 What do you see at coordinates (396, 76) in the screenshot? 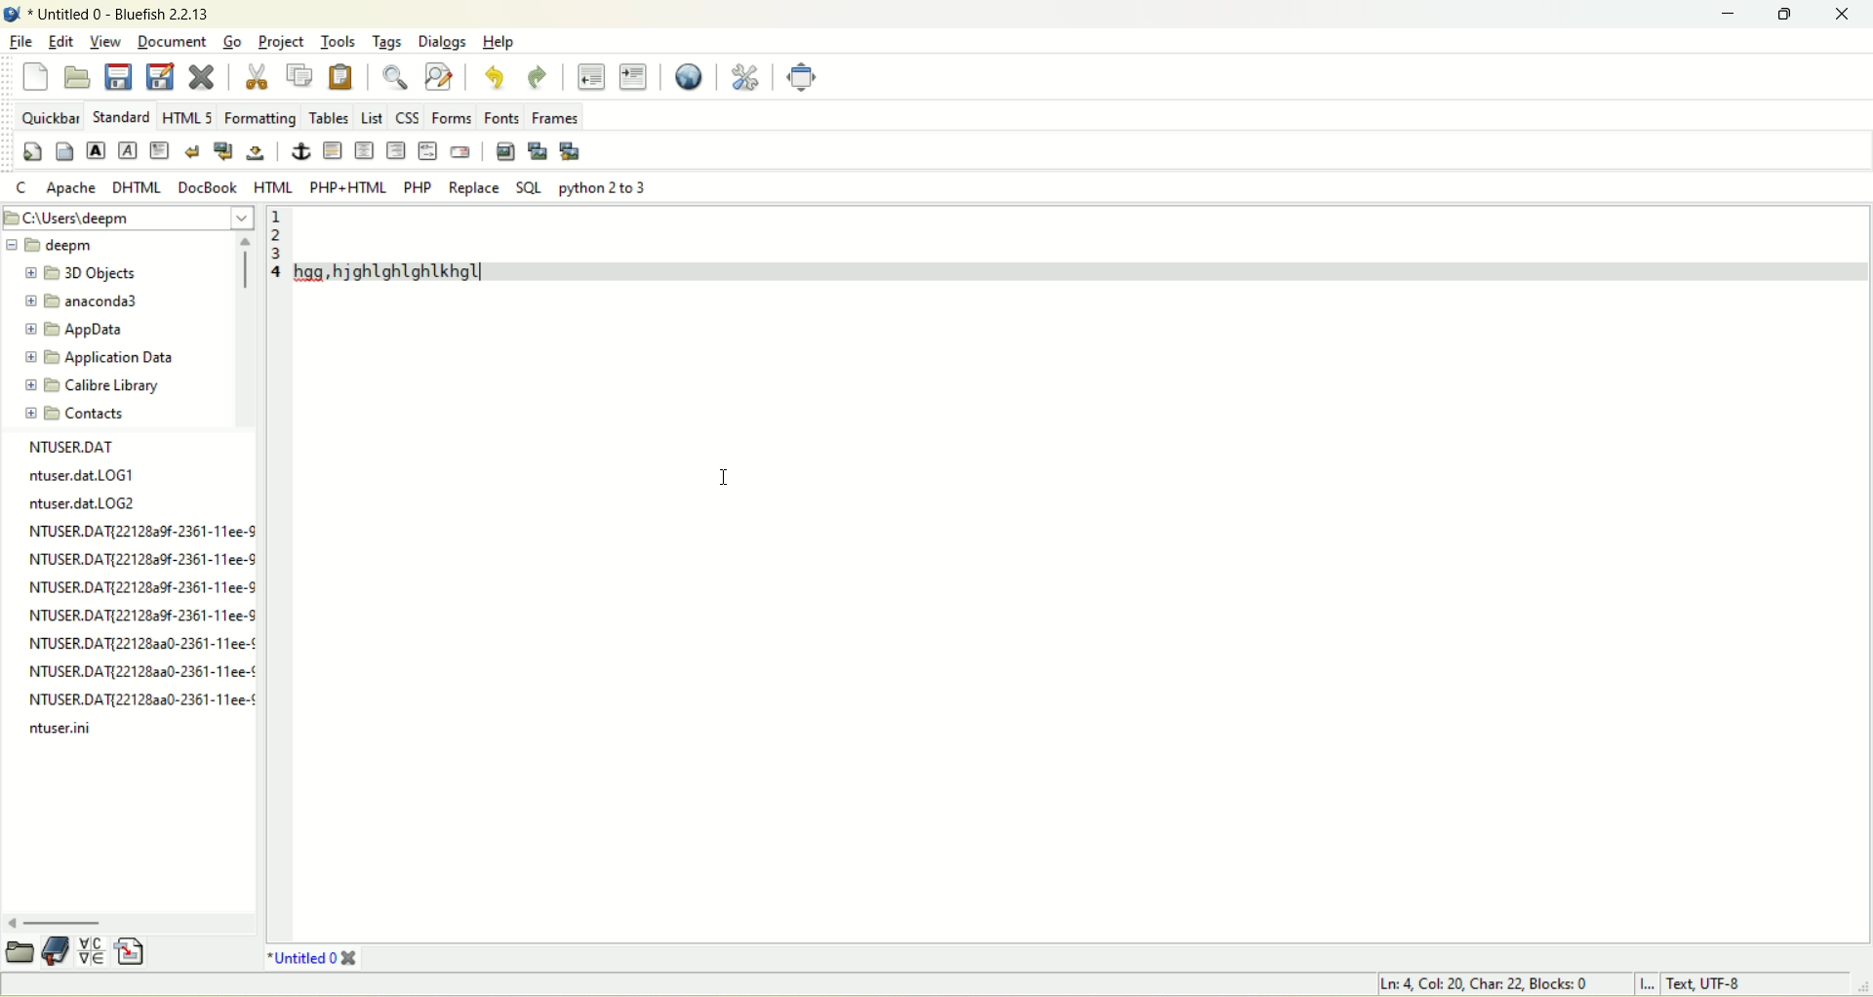
I see `find` at bounding box center [396, 76].